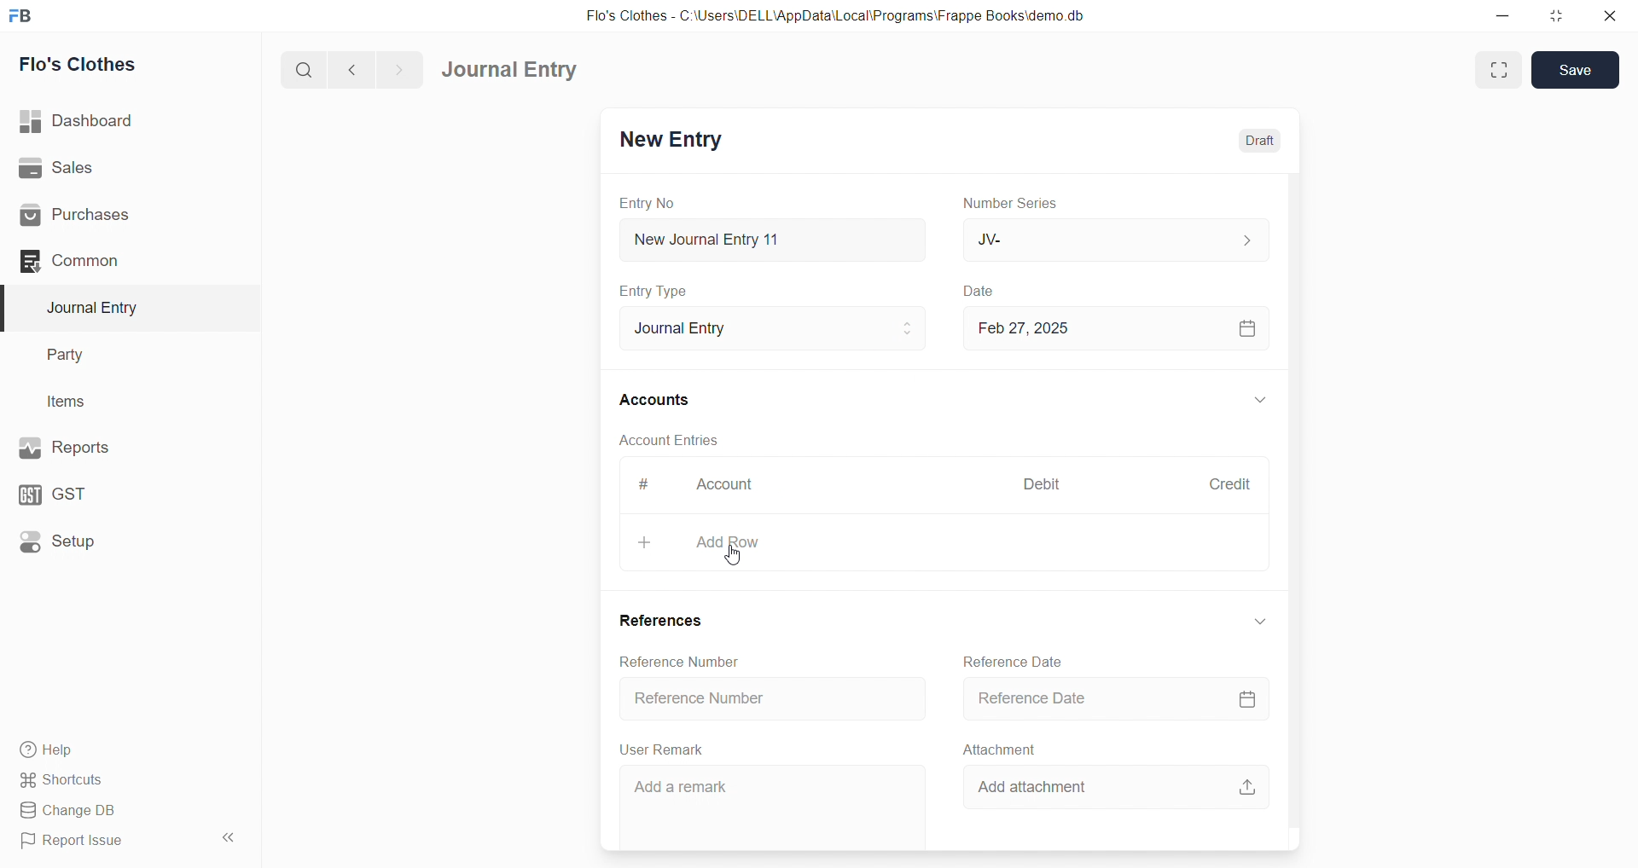 This screenshot has width=1638, height=868. I want to click on EXPAND/COLLAPSE, so click(1259, 400).